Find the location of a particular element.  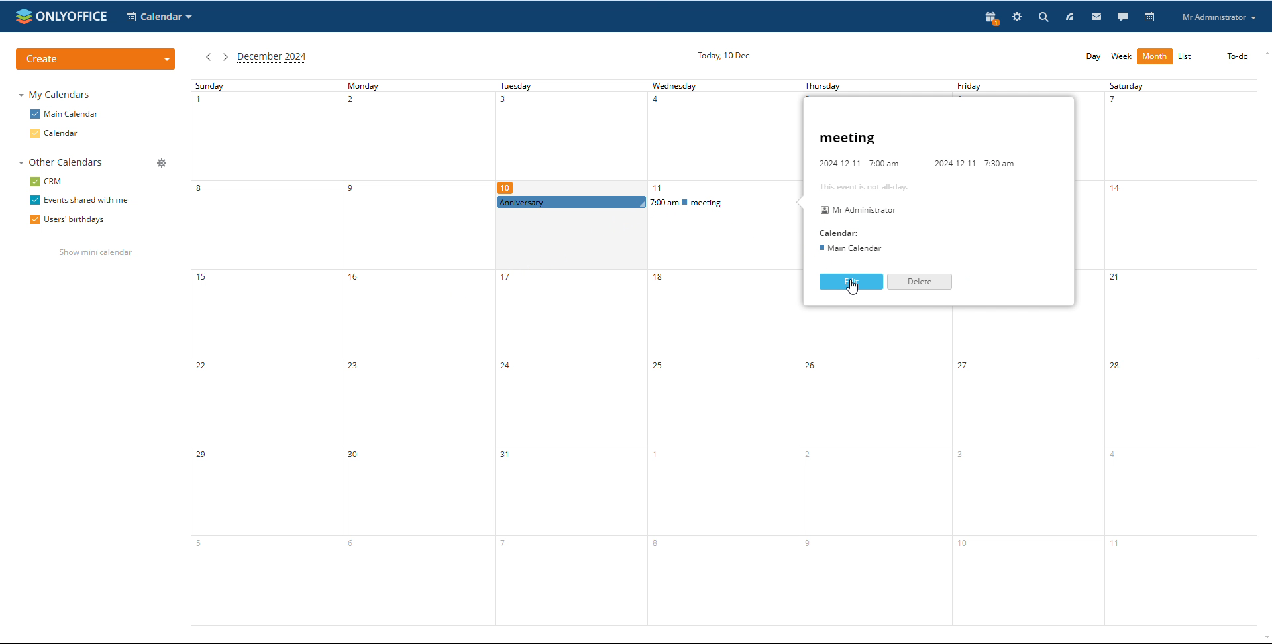

week view is located at coordinates (1122, 57).